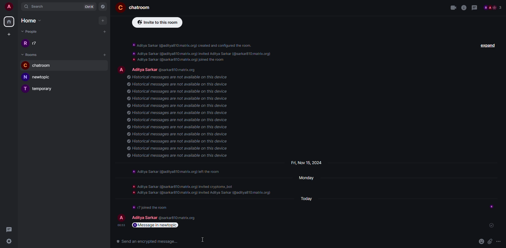  What do you see at coordinates (103, 6) in the screenshot?
I see `navigator` at bounding box center [103, 6].